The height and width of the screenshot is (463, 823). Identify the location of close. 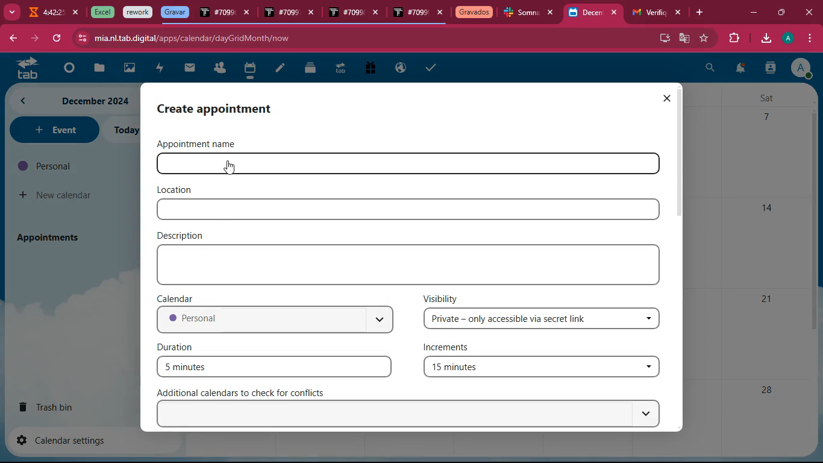
(77, 13).